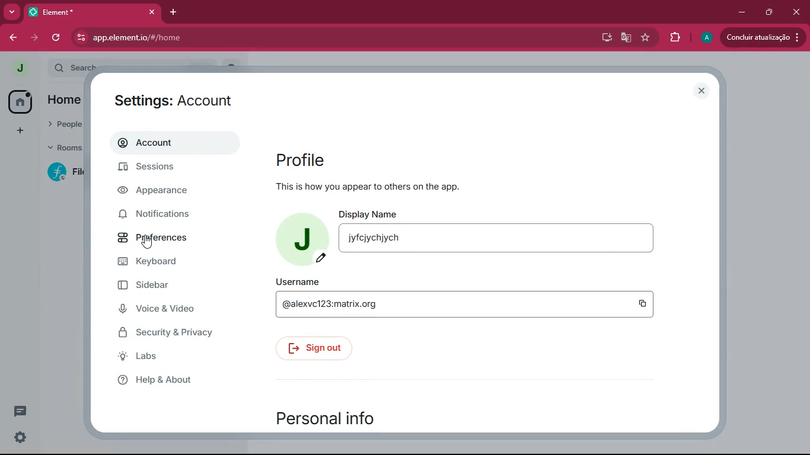  What do you see at coordinates (152, 12) in the screenshot?
I see `close tab` at bounding box center [152, 12].